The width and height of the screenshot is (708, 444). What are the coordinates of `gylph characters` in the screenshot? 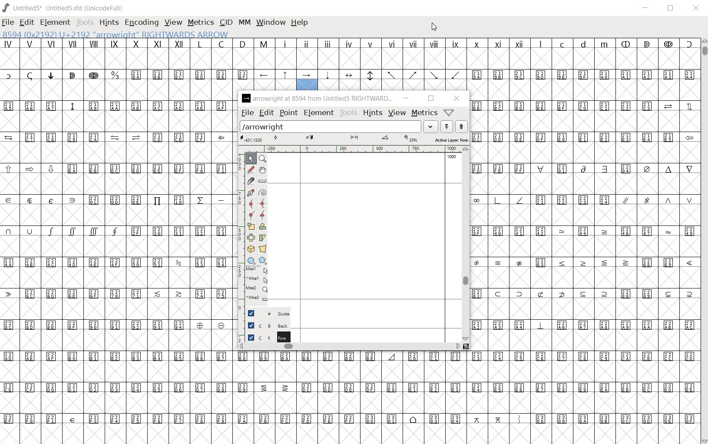 It's located at (265, 80).